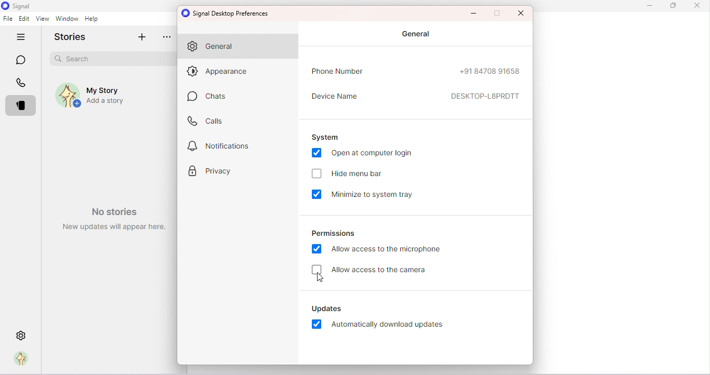 The height and width of the screenshot is (375, 710). What do you see at coordinates (364, 156) in the screenshot?
I see `Open at computer login` at bounding box center [364, 156].